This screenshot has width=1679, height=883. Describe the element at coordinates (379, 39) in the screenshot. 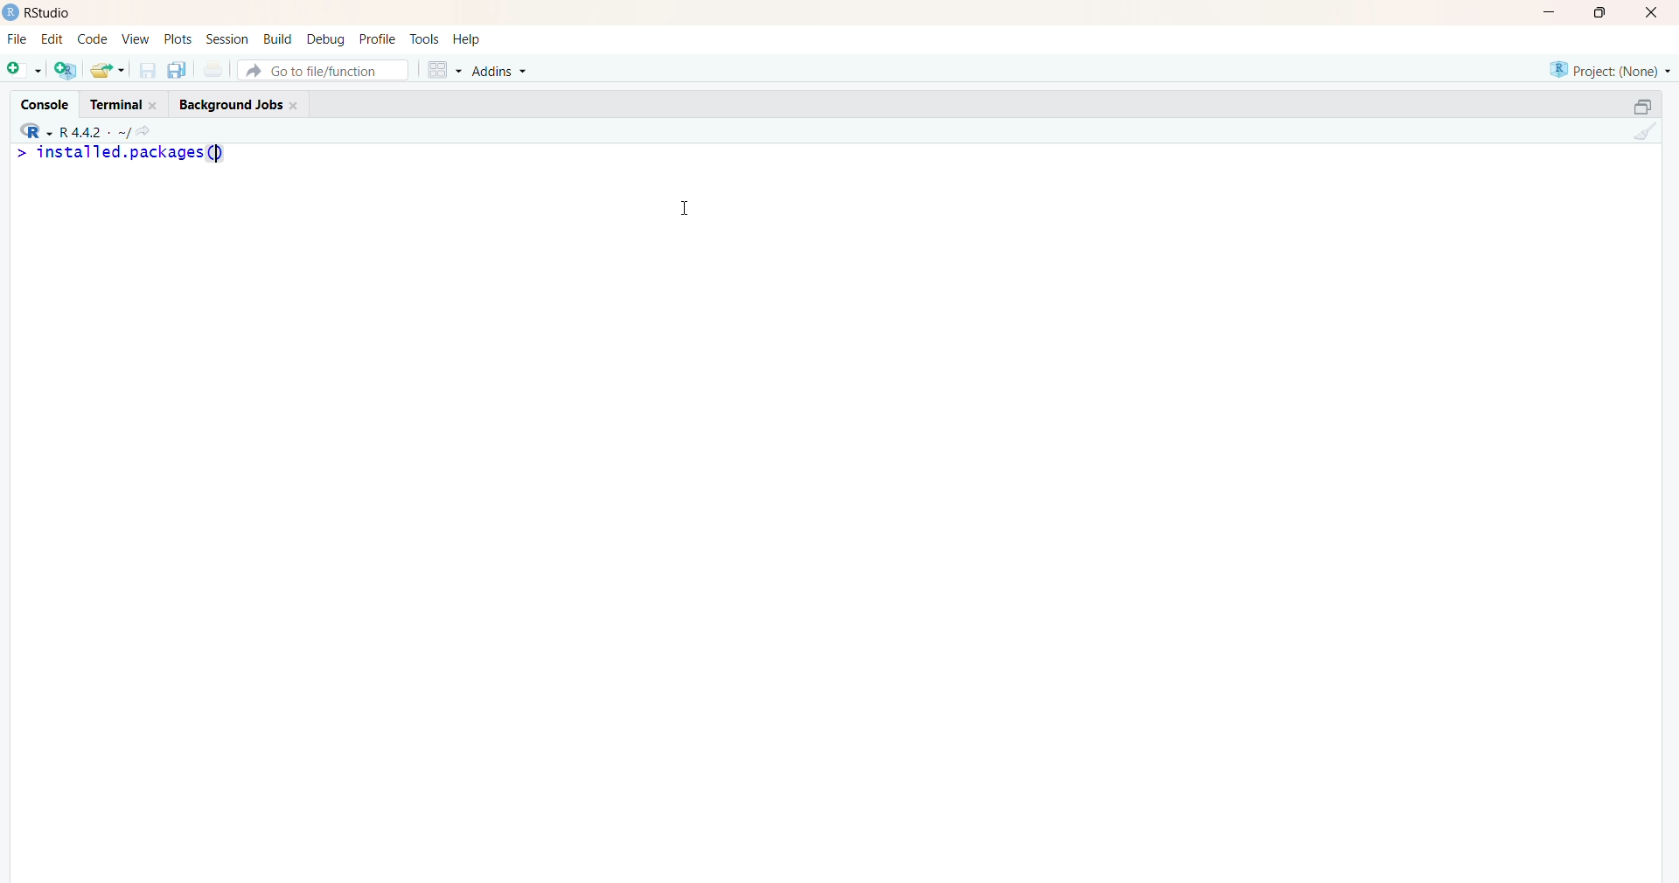

I see `profile` at that location.